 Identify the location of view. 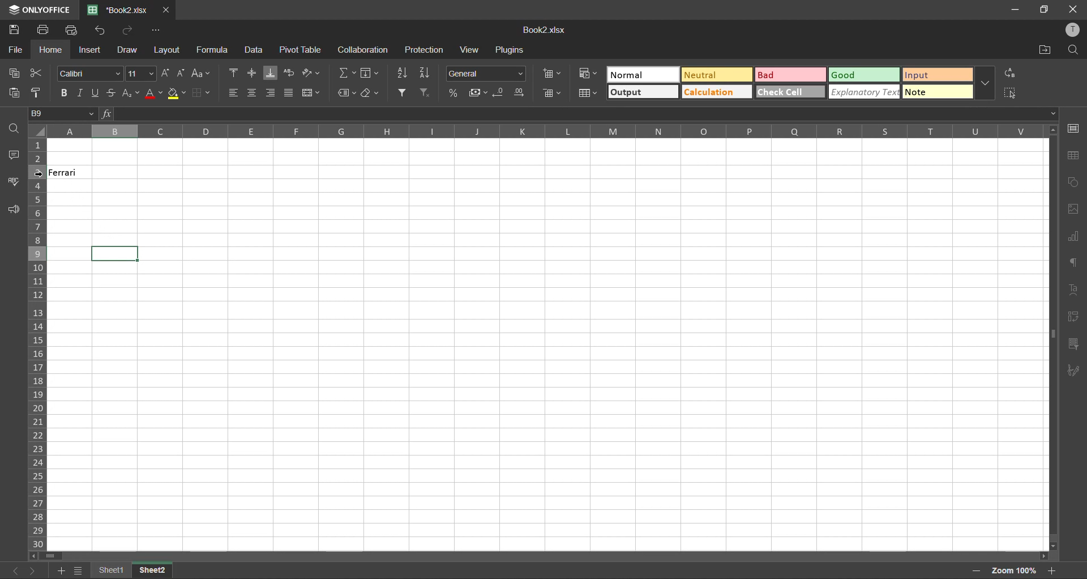
(466, 50).